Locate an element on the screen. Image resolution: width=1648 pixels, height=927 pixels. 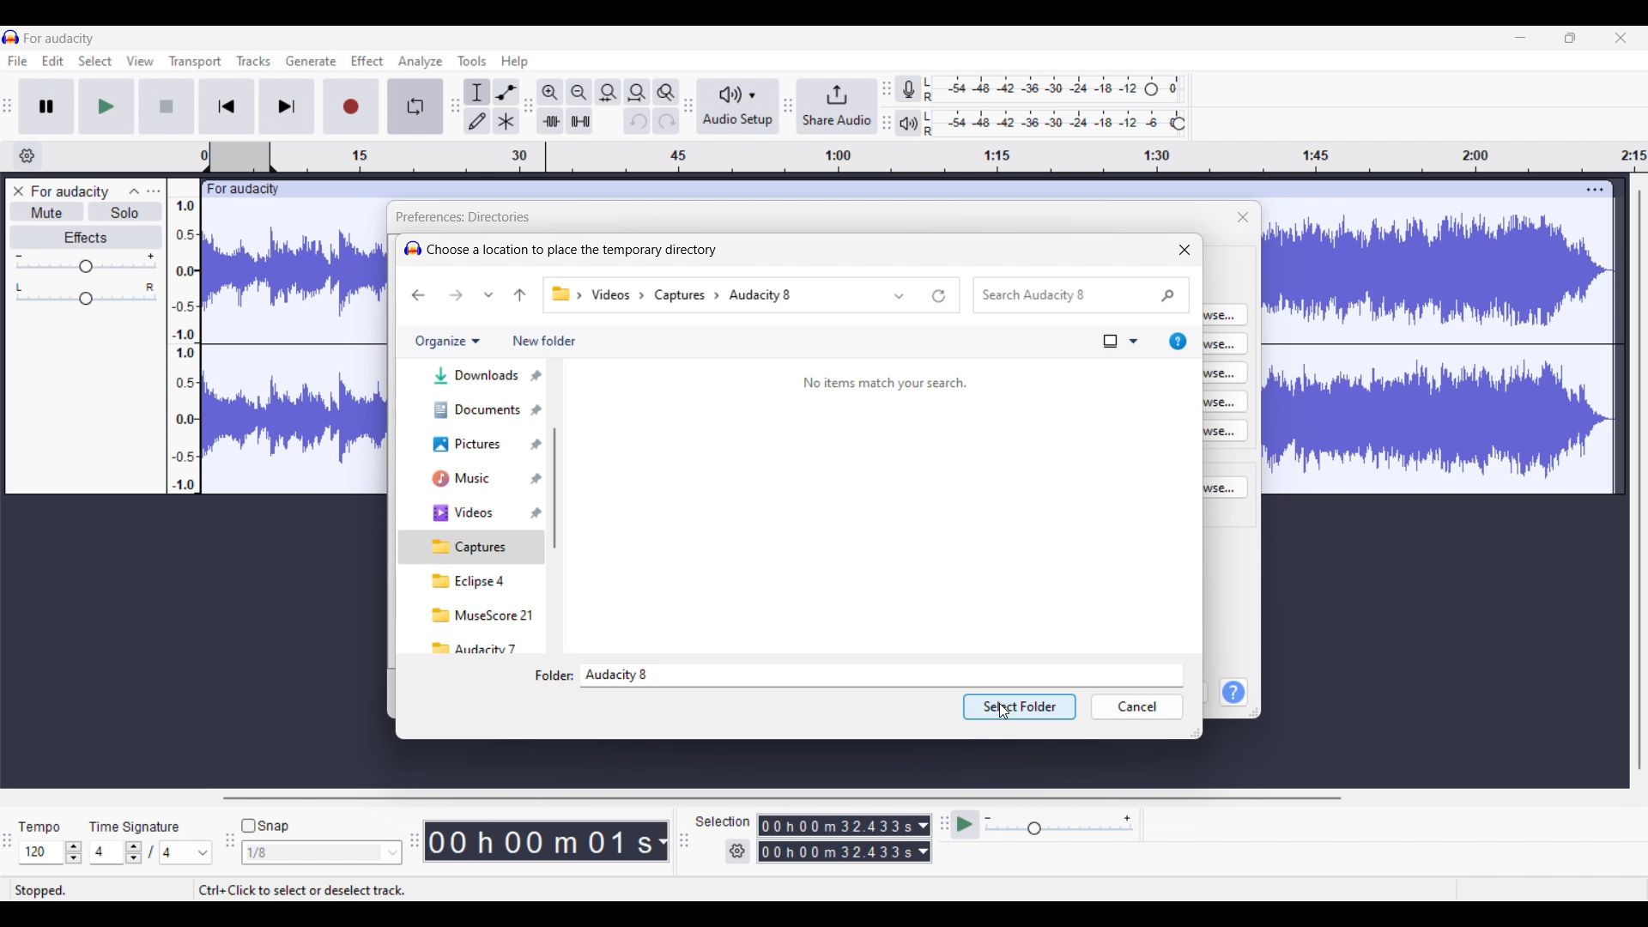
Title of window and current setting is located at coordinates (461, 217).